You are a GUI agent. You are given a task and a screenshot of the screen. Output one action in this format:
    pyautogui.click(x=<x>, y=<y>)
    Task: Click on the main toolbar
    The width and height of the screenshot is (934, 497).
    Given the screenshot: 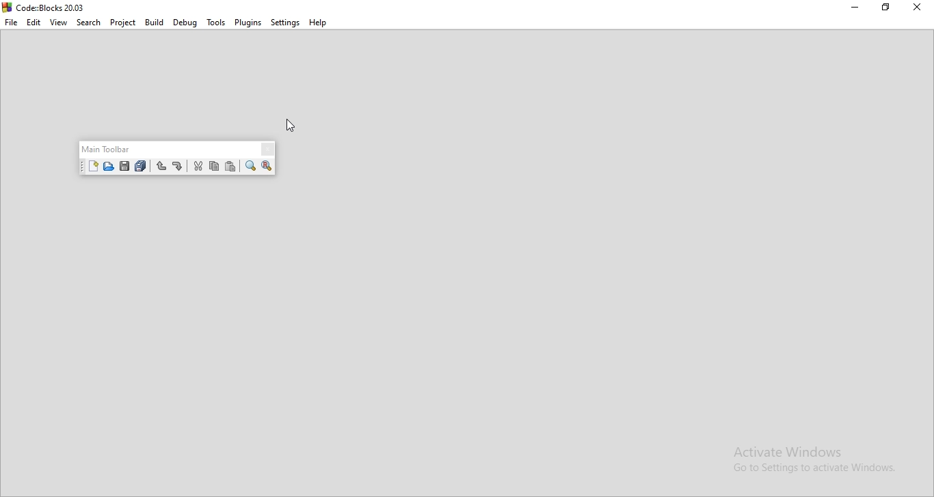 What is the action you would take?
    pyautogui.click(x=107, y=149)
    